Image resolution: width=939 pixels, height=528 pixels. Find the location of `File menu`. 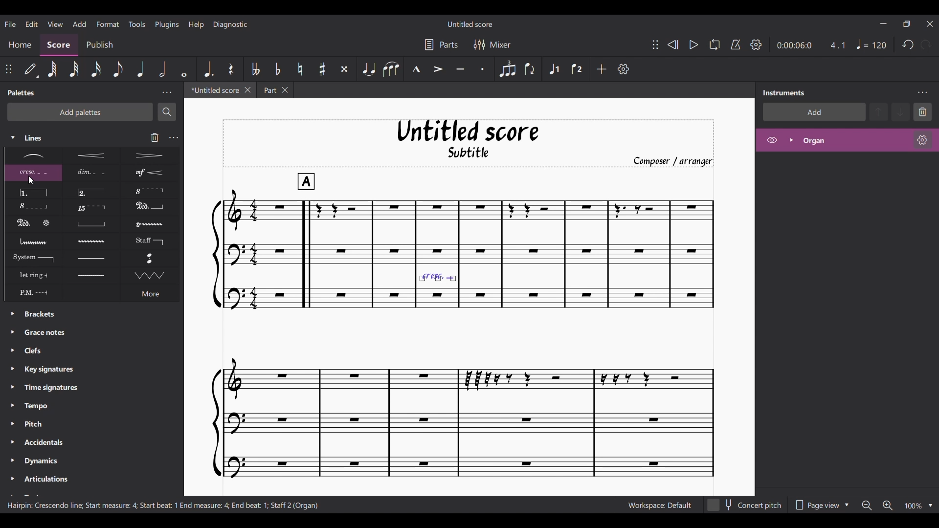

File menu is located at coordinates (10, 23).